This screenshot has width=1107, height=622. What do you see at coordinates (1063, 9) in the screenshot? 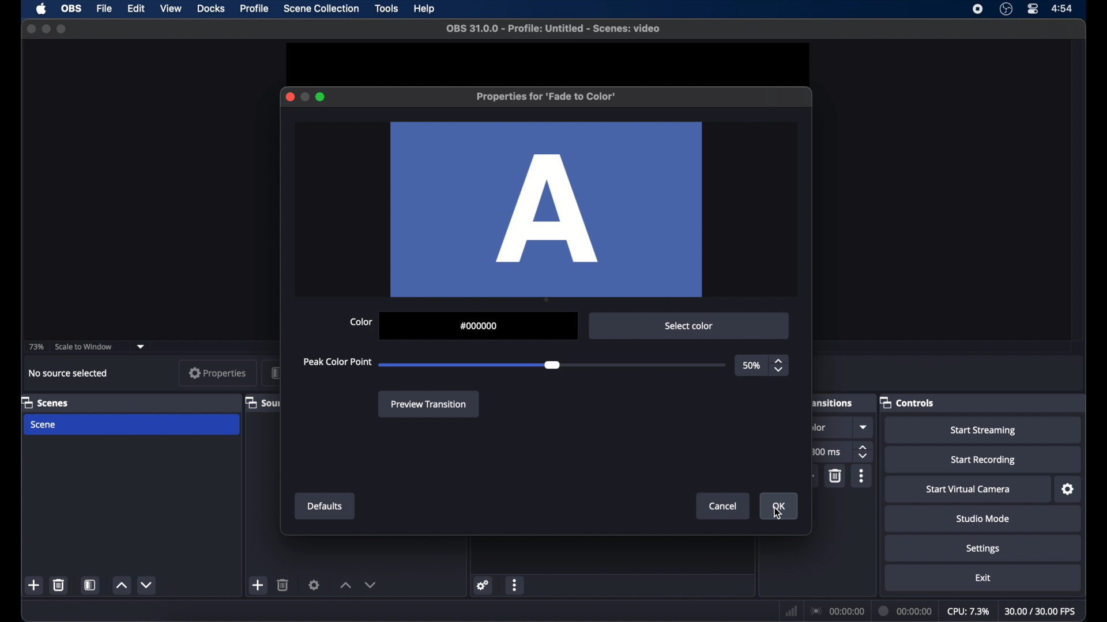
I see `time` at bounding box center [1063, 9].